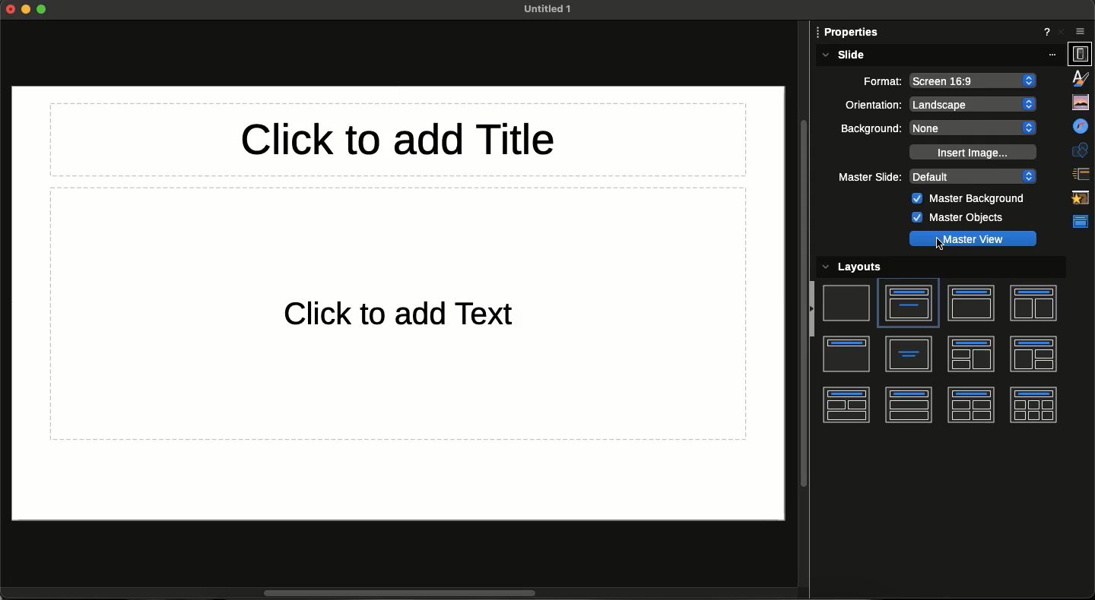 The width and height of the screenshot is (1095, 600). Describe the element at coordinates (543, 8) in the screenshot. I see `File name` at that location.